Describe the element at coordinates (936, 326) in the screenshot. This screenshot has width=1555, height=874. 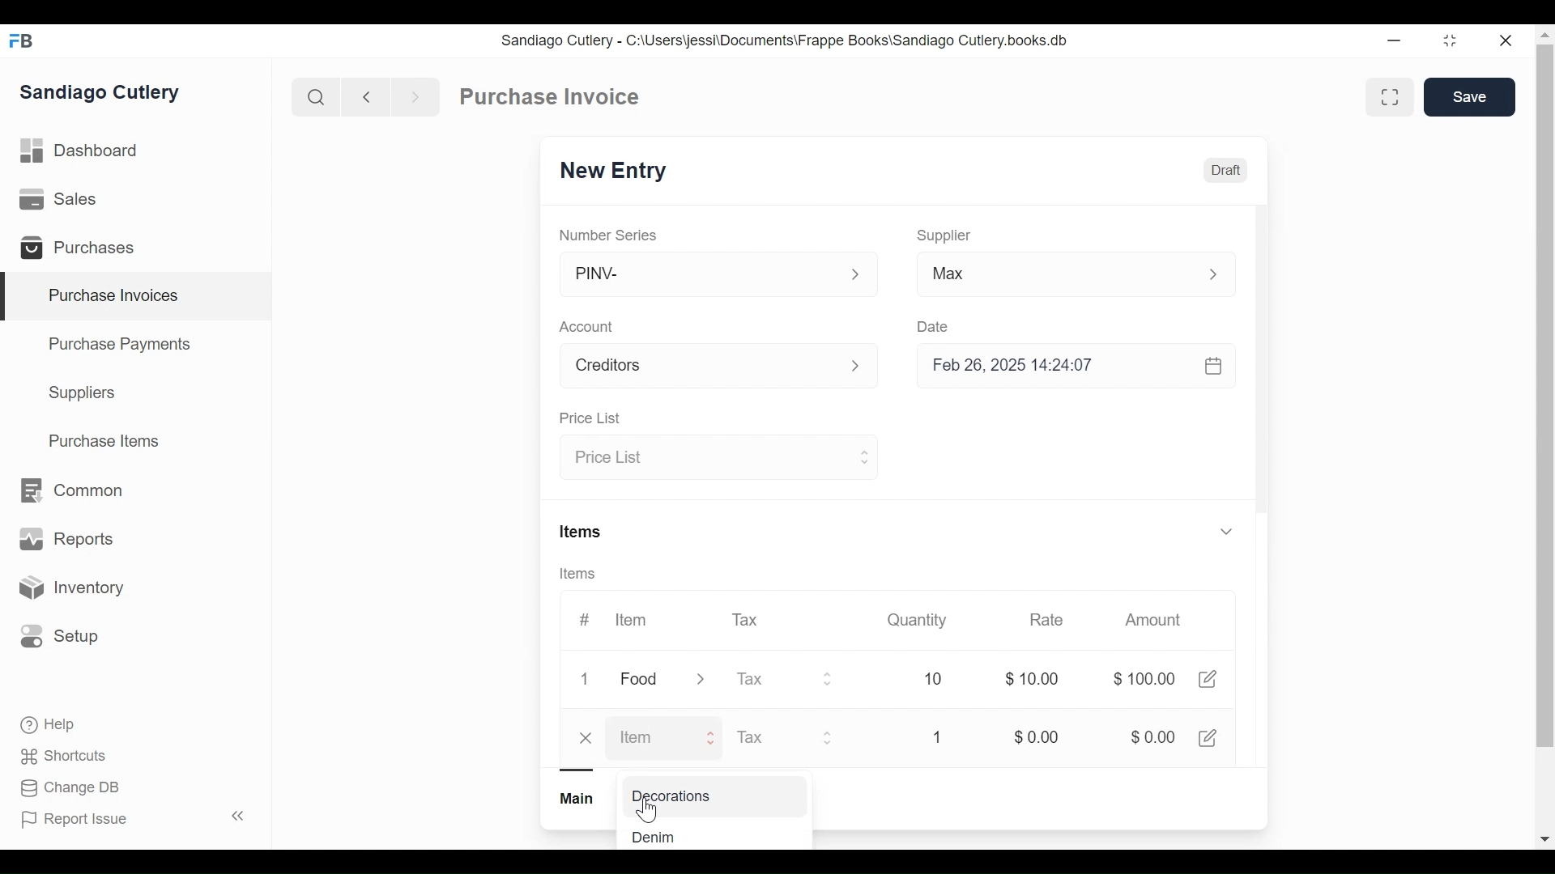
I see `Date` at that location.